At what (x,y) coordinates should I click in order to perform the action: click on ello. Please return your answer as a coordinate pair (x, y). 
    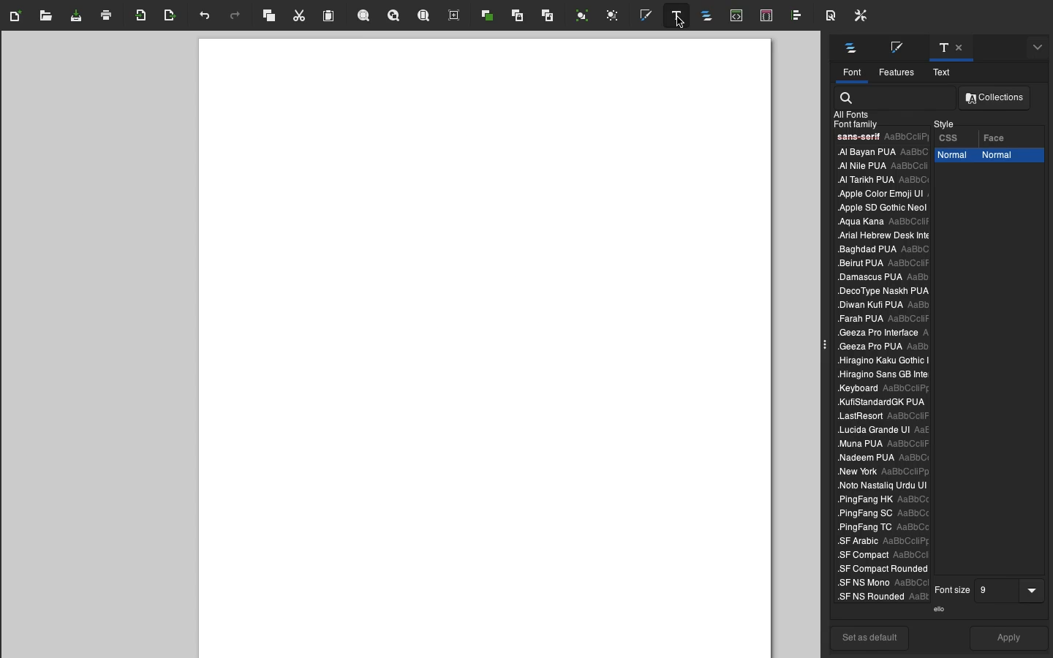
    Looking at the image, I should click on (943, 609).